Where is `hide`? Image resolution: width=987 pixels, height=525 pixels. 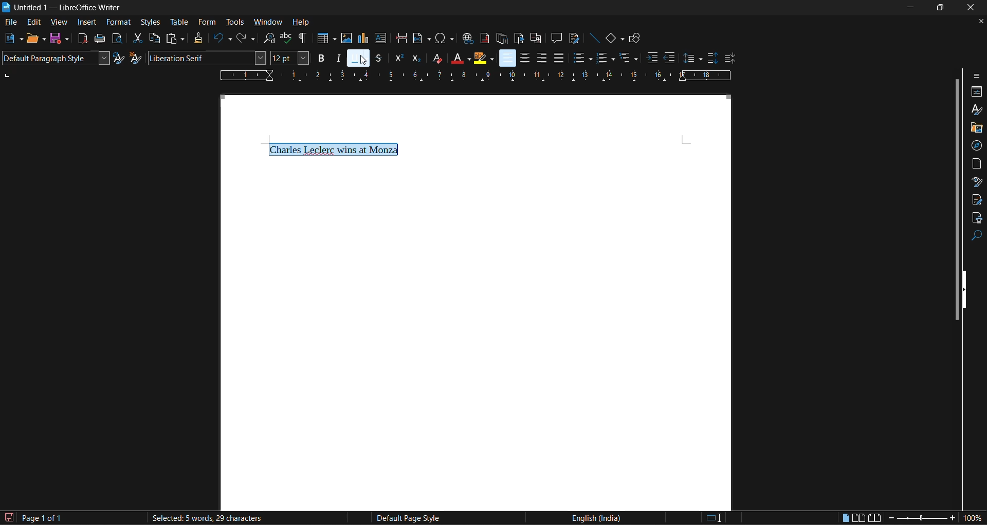 hide is located at coordinates (967, 289).